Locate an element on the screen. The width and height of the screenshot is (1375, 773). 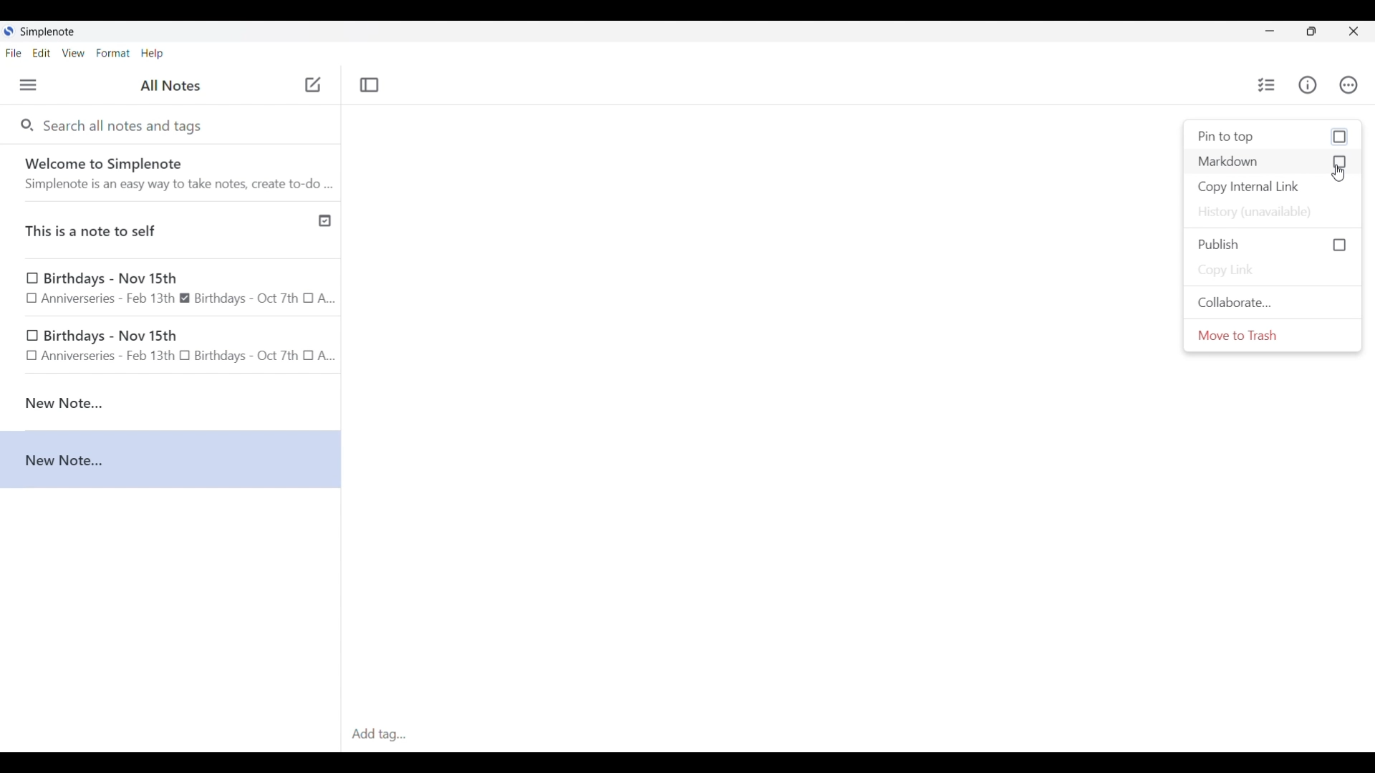
Show interface in a smaller tab is located at coordinates (1311, 31).